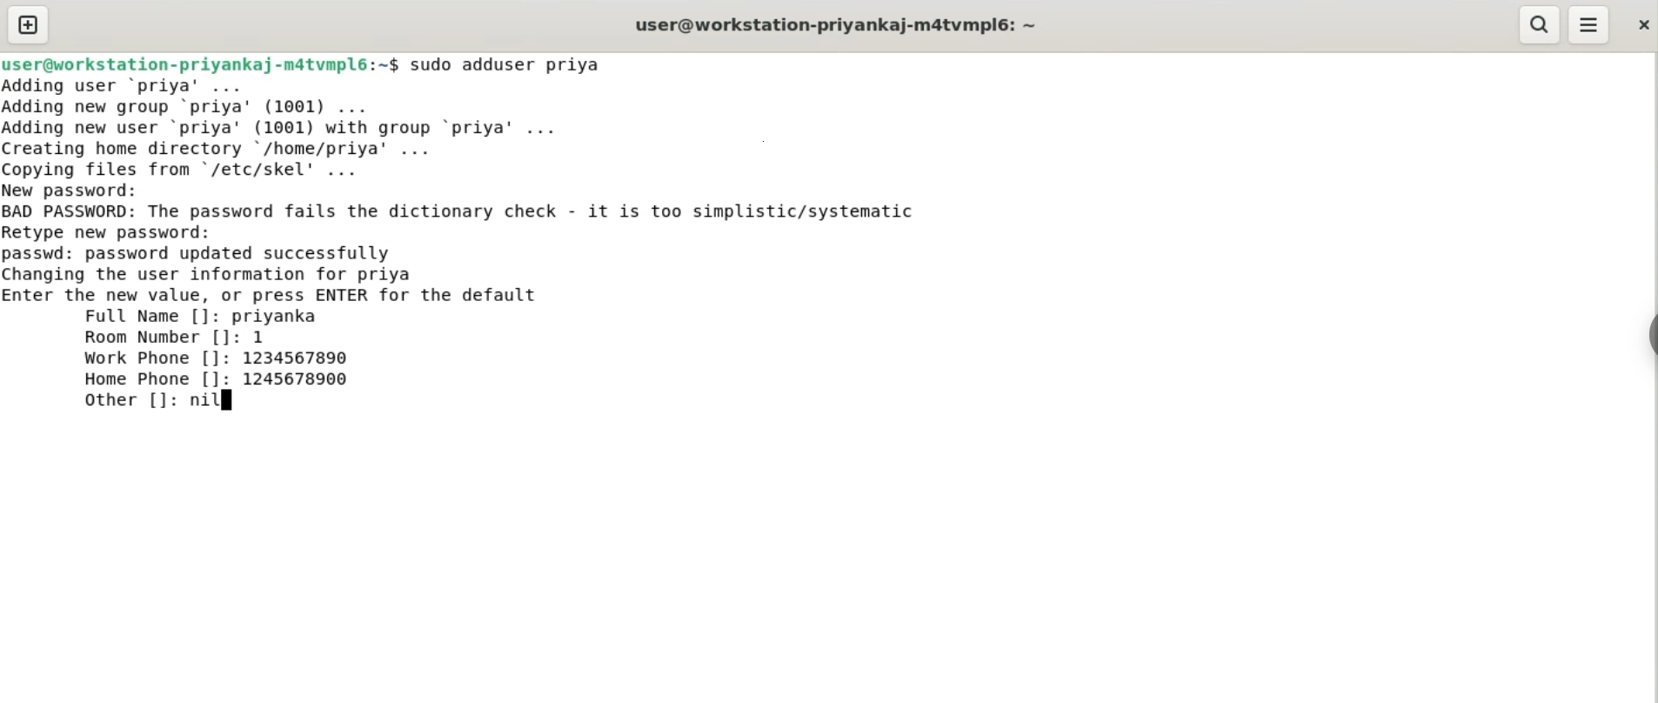  Describe the element at coordinates (1537, 24) in the screenshot. I see `search` at that location.